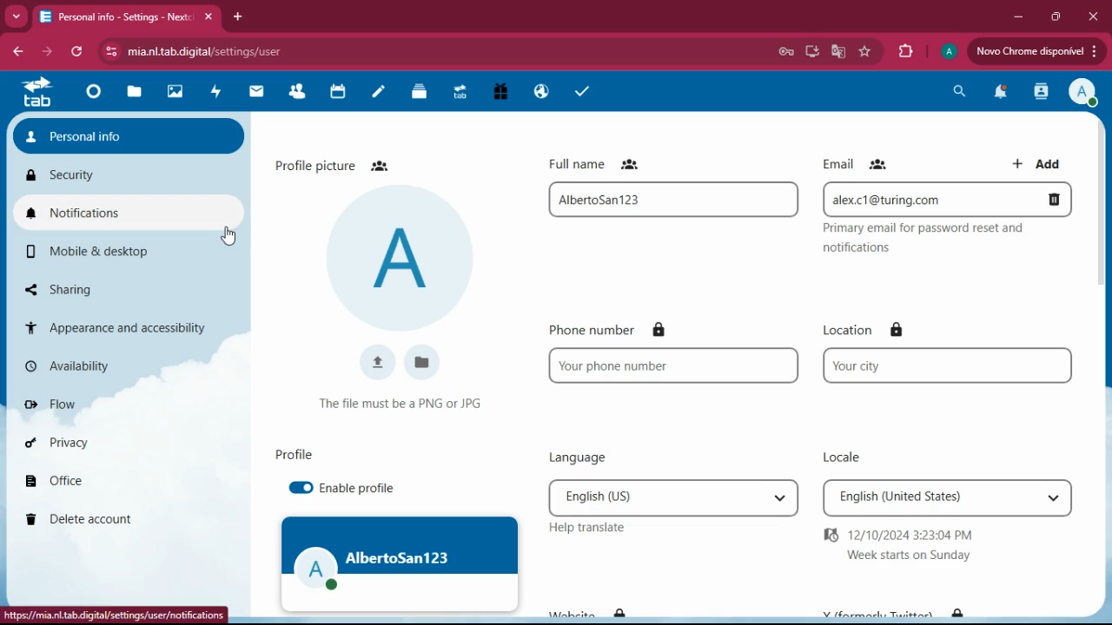 The height and width of the screenshot is (625, 1112). What do you see at coordinates (460, 95) in the screenshot?
I see `tab` at bounding box center [460, 95].